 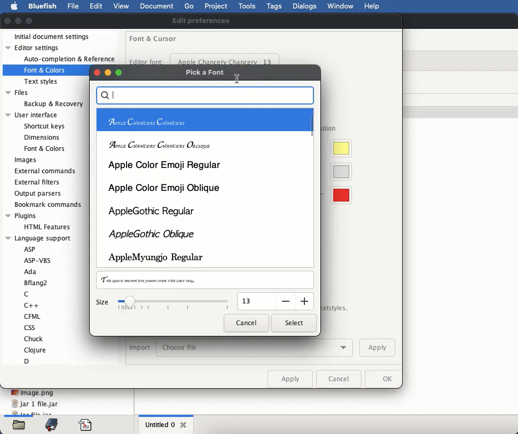 I want to click on tools, so click(x=248, y=6).